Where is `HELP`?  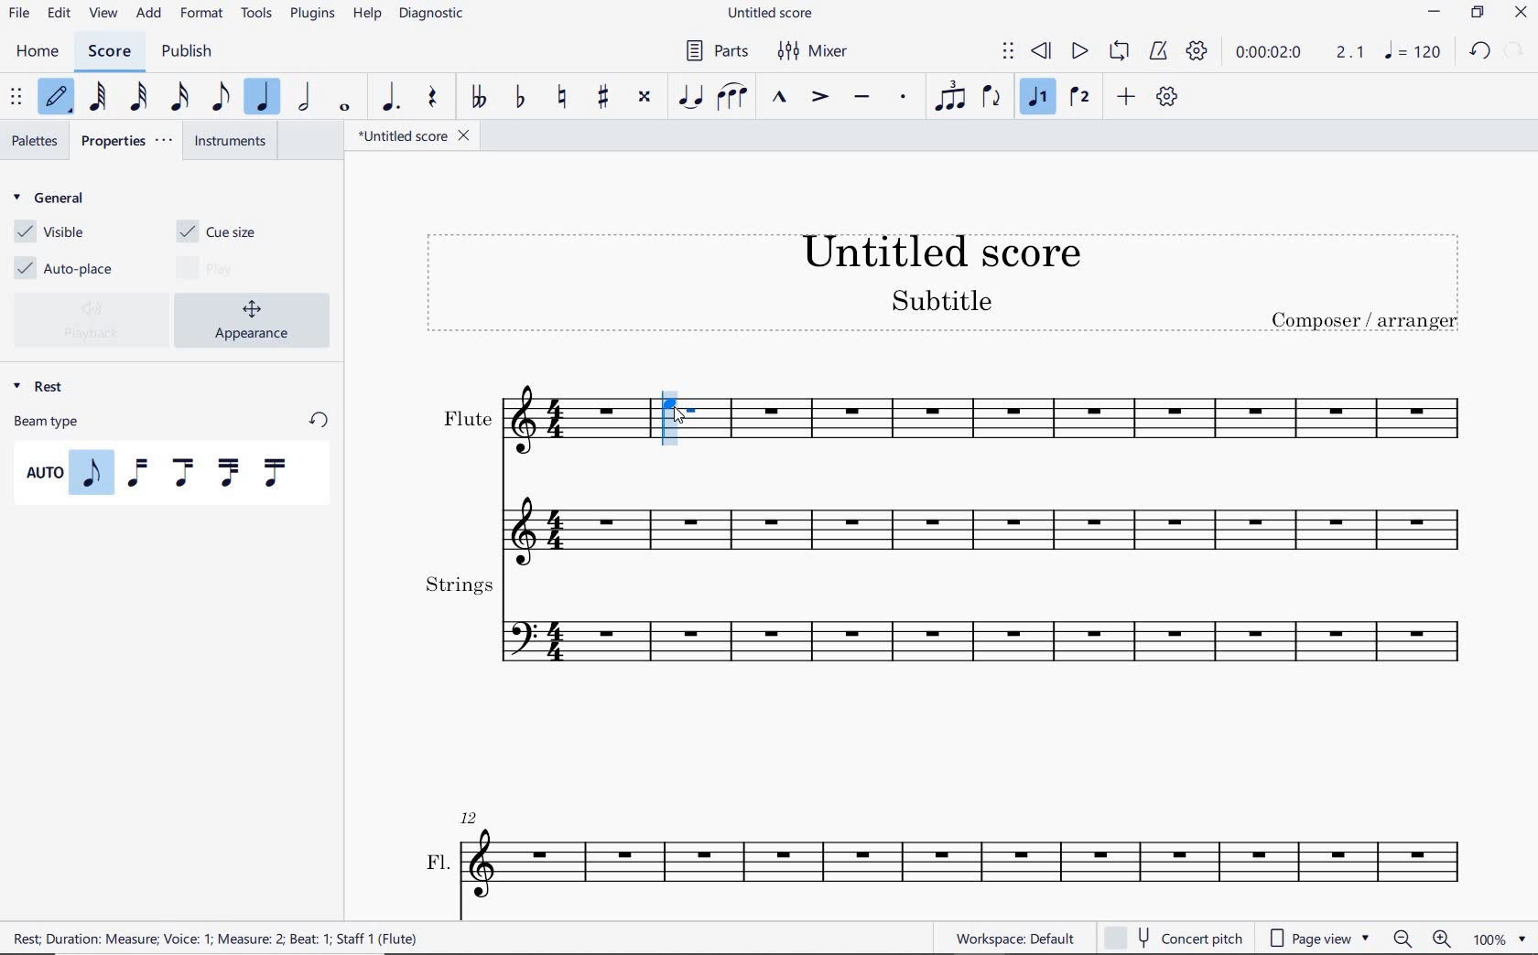
HELP is located at coordinates (368, 14).